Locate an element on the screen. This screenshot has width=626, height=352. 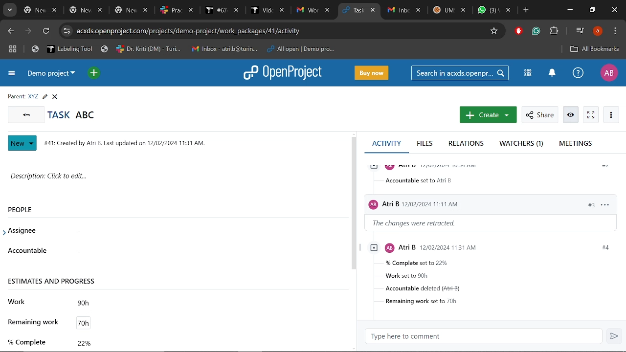
Accountable is located at coordinates (199, 254).